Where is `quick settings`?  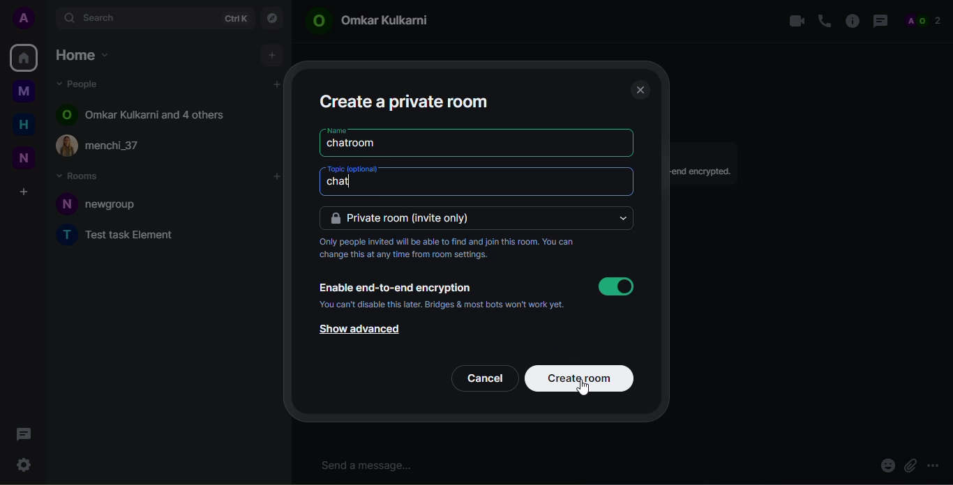 quick settings is located at coordinates (23, 463).